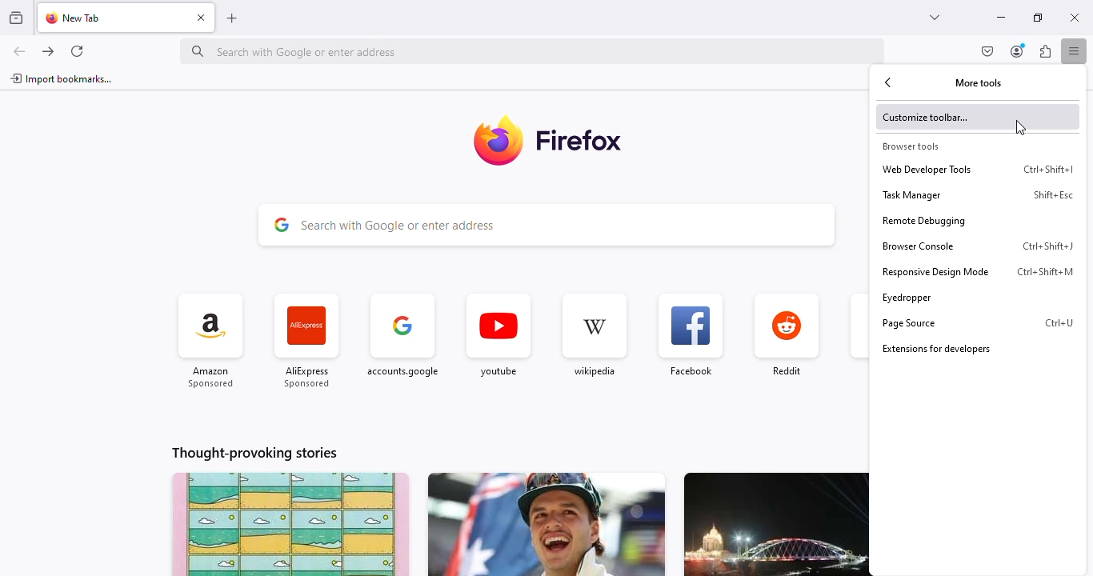 This screenshot has height=576, width=1093. Describe the element at coordinates (977, 349) in the screenshot. I see `extensions for developers` at that location.